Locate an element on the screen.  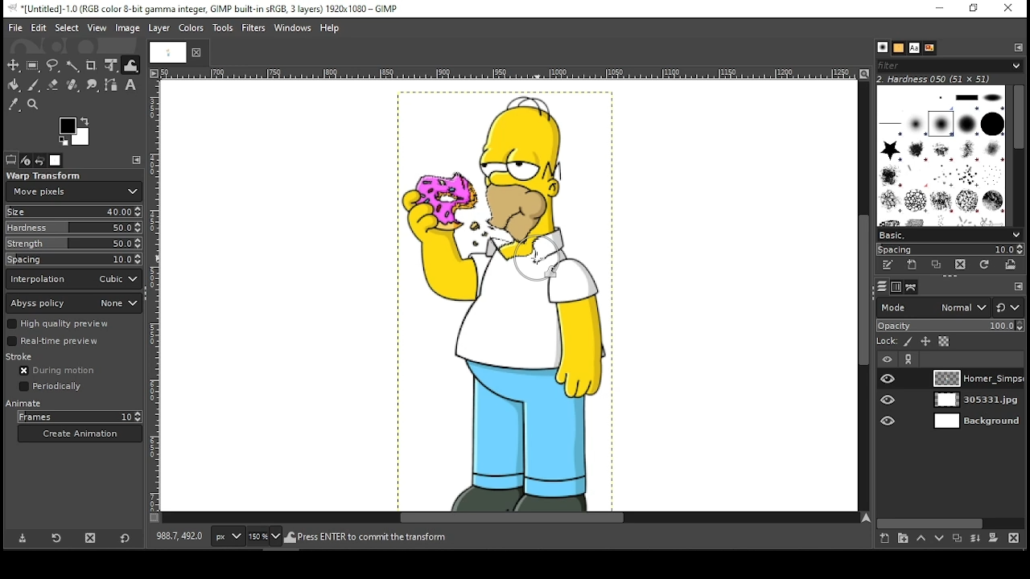
abyss policy is located at coordinates (74, 302).